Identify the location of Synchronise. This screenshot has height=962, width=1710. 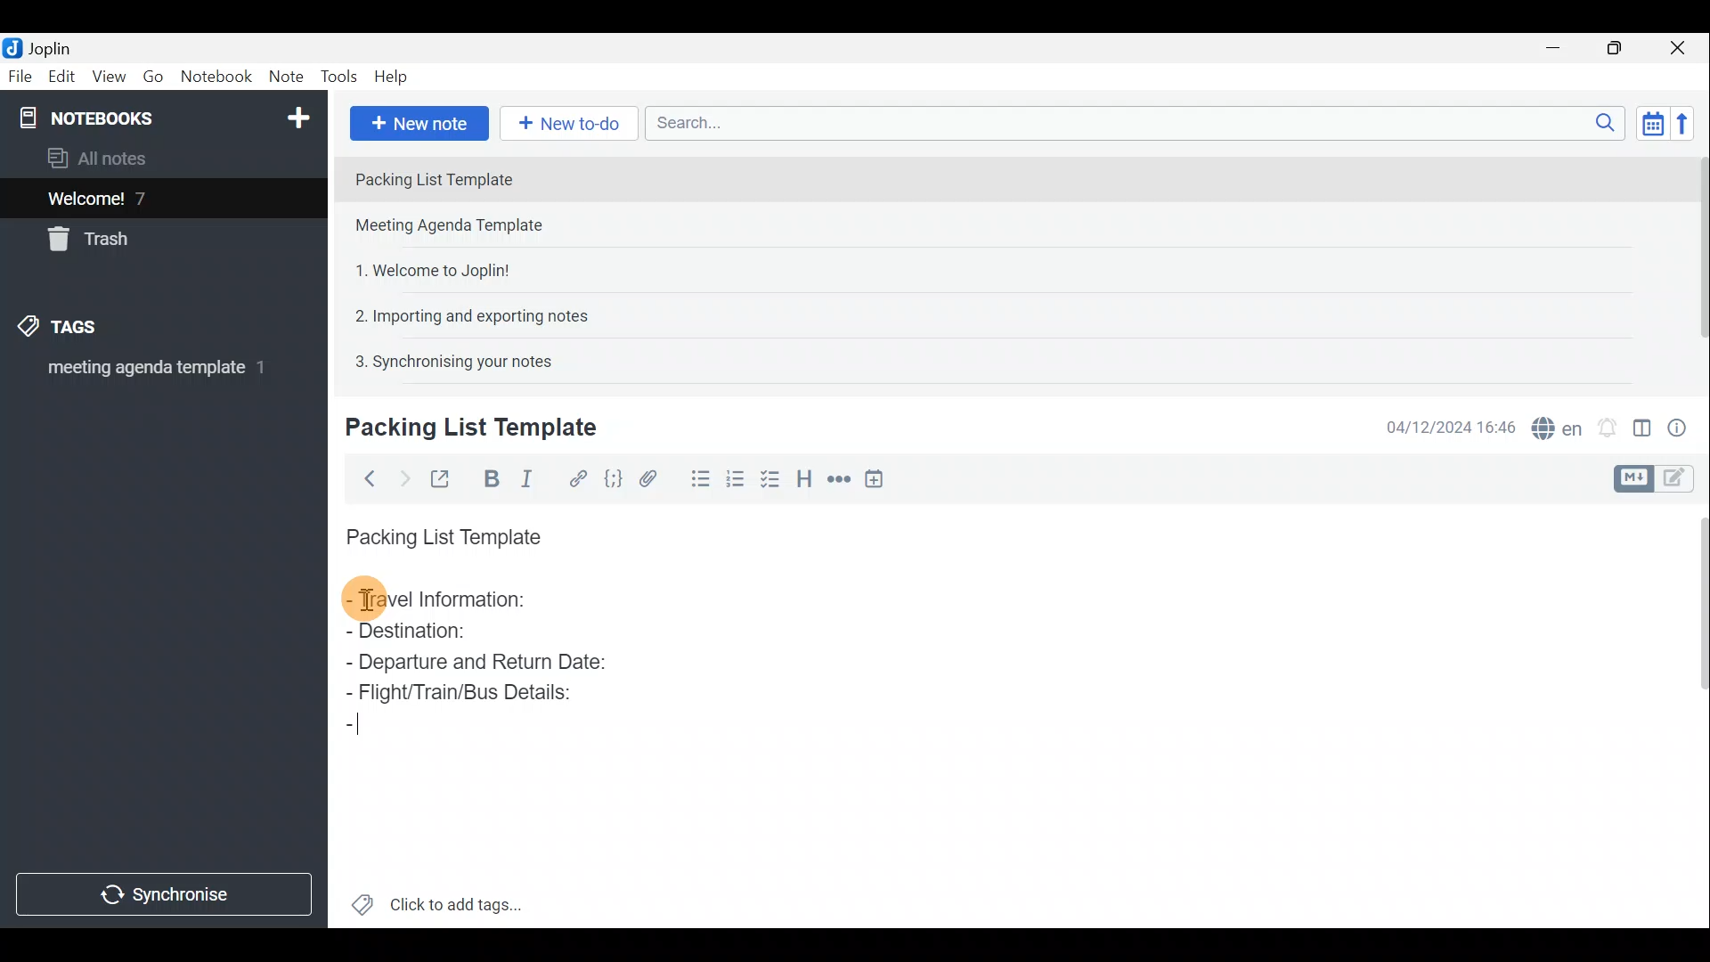
(167, 897).